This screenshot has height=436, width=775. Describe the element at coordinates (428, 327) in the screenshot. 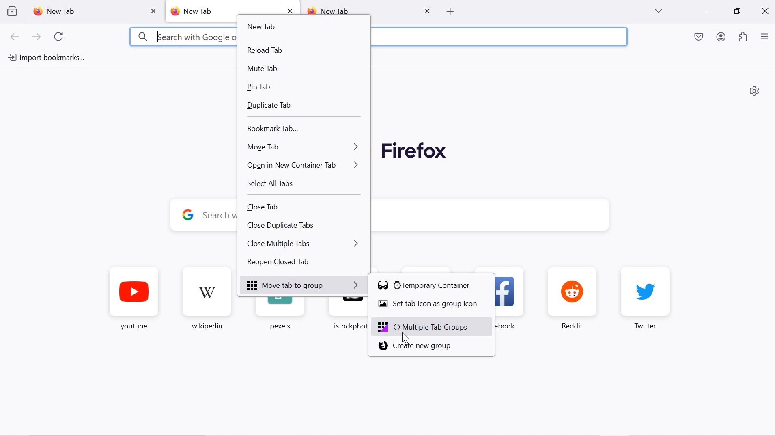

I see `Multiple tab groups` at that location.